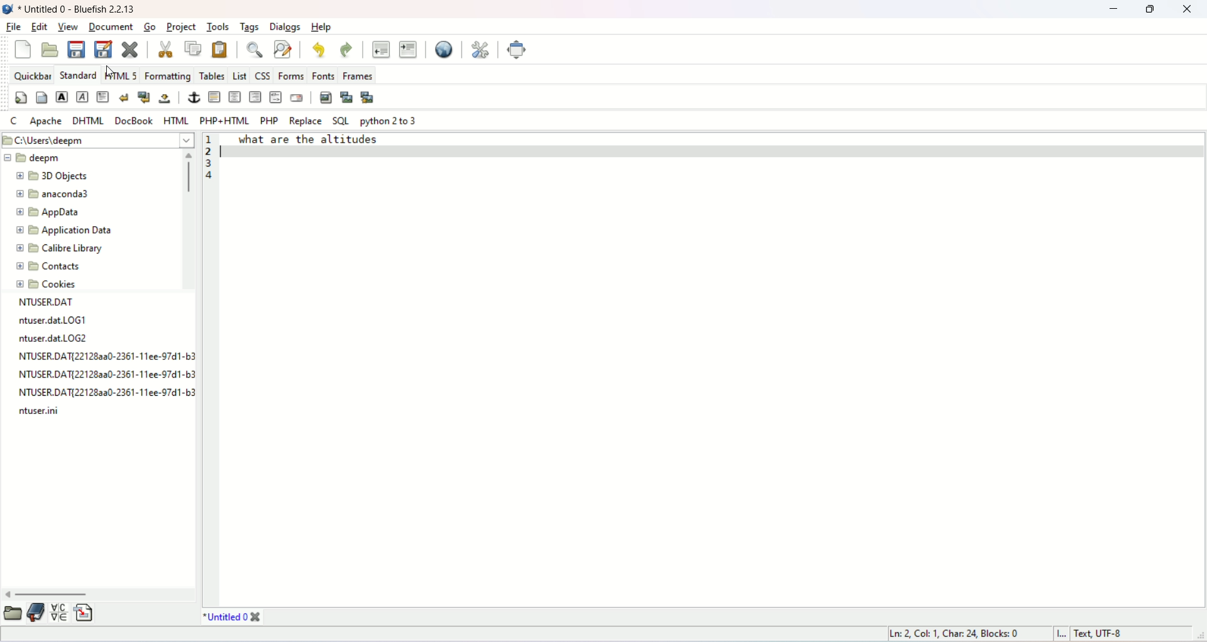  What do you see at coordinates (218, 26) in the screenshot?
I see `tools` at bounding box center [218, 26].